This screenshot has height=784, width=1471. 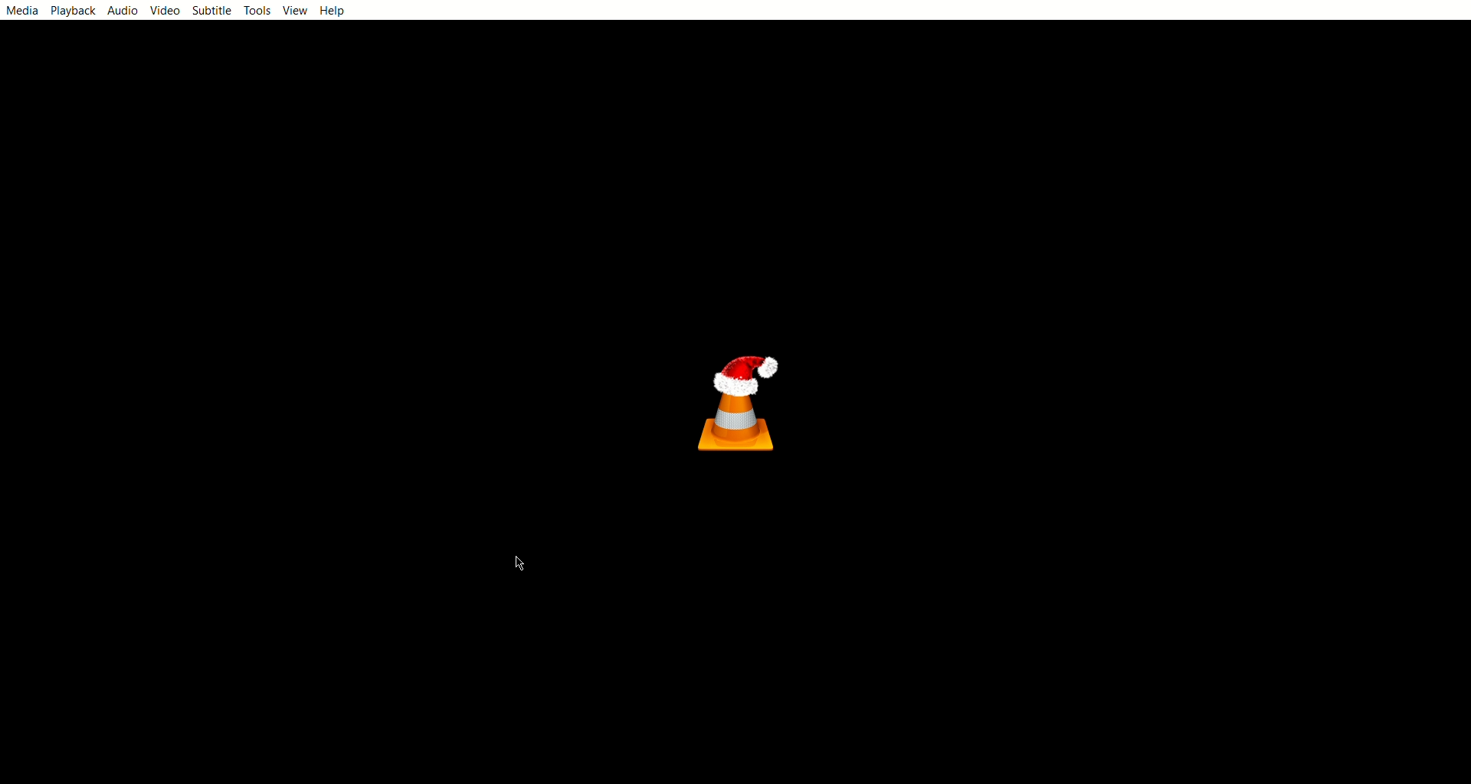 What do you see at coordinates (21, 11) in the screenshot?
I see `media` at bounding box center [21, 11].